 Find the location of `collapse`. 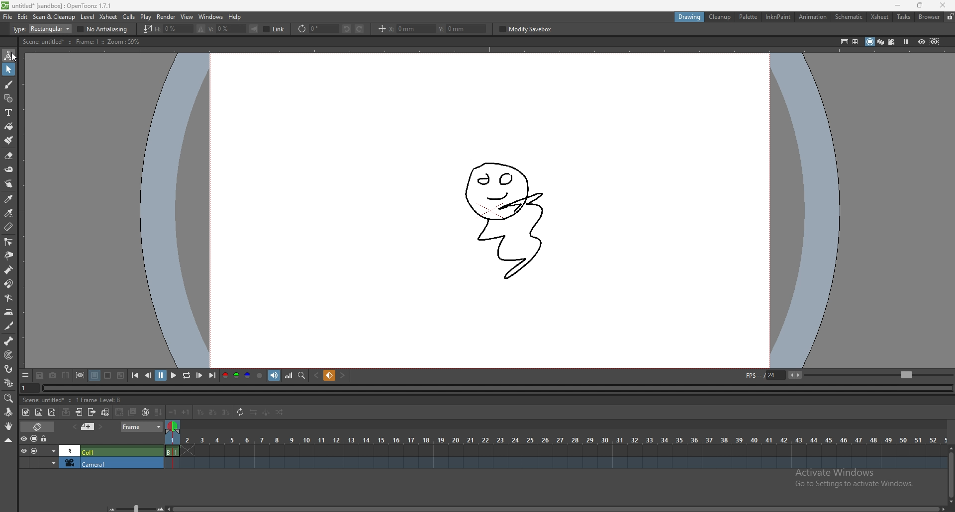

collapse is located at coordinates (8, 440).